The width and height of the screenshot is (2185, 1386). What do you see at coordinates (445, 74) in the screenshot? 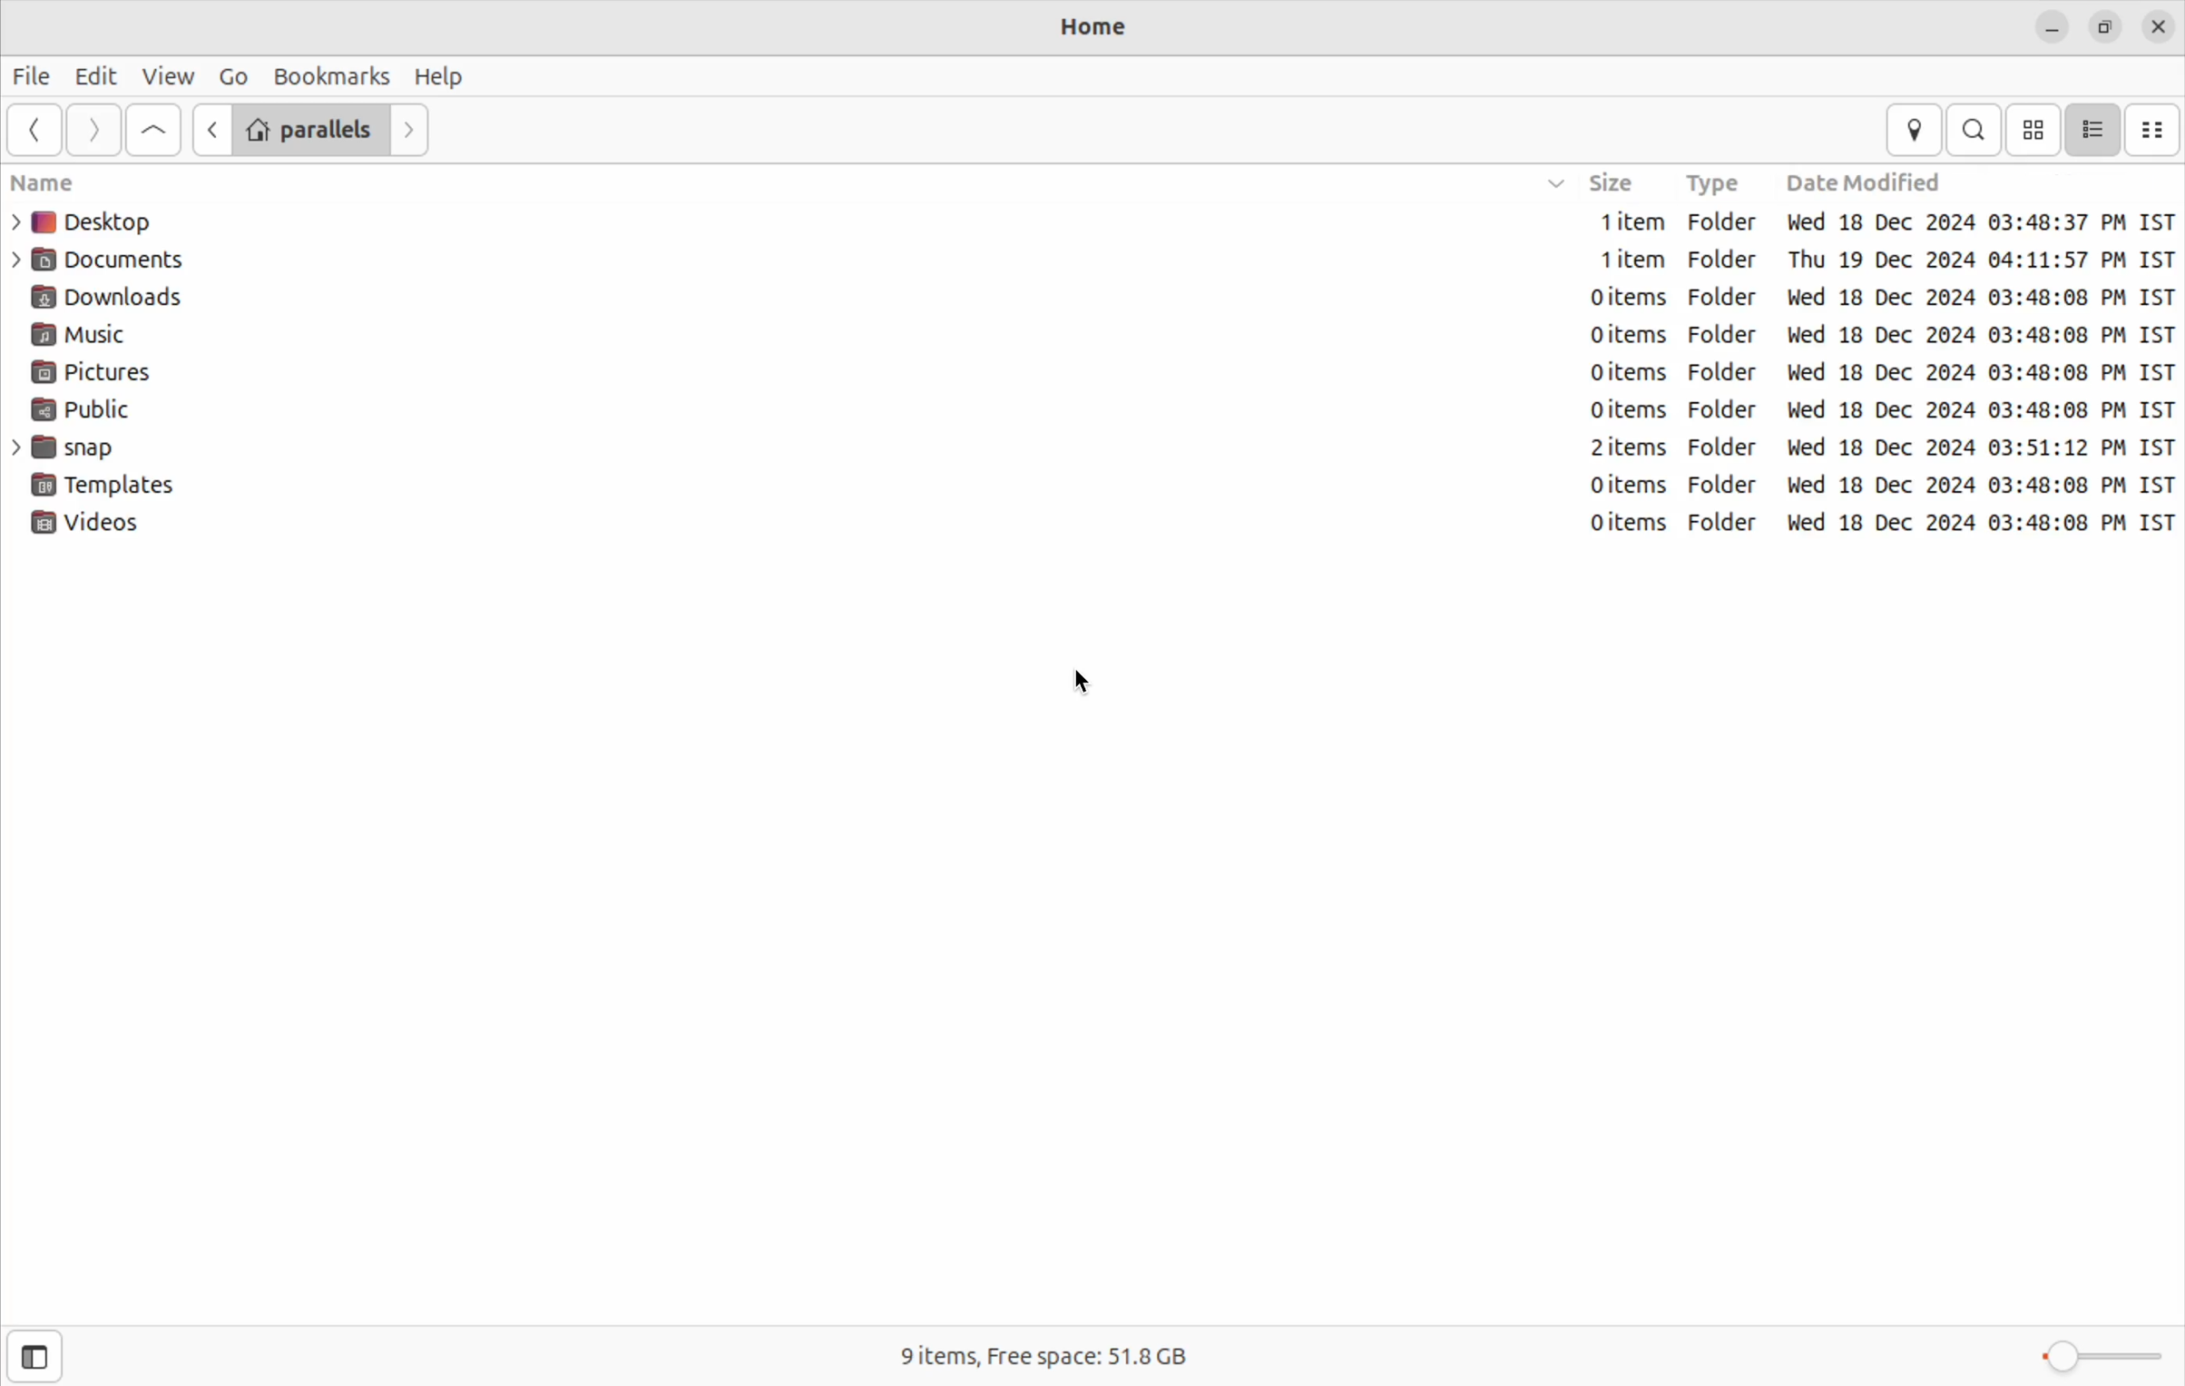
I see `Help` at bounding box center [445, 74].